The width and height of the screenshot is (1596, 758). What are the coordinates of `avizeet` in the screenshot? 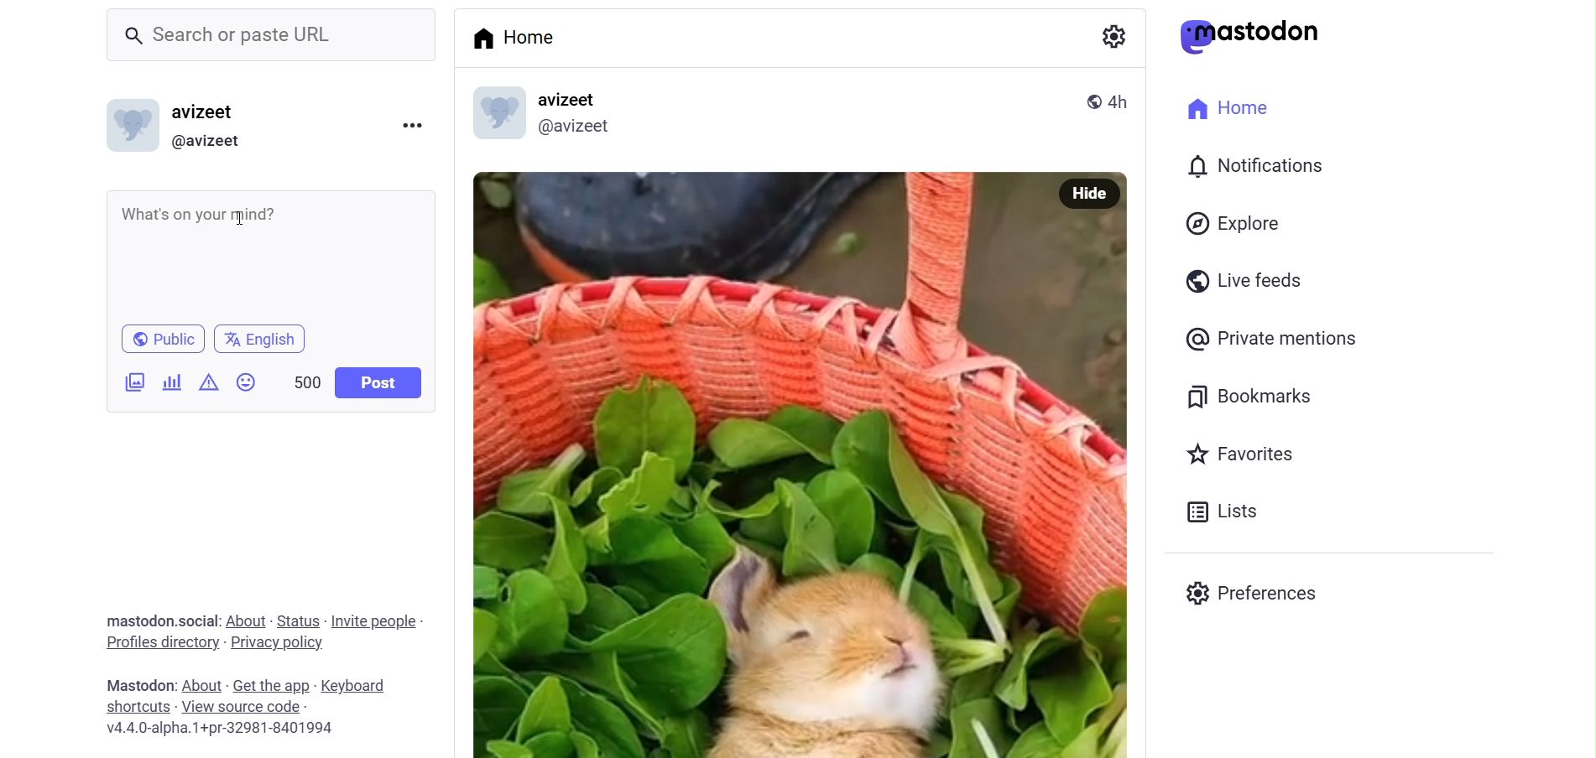 It's located at (217, 114).